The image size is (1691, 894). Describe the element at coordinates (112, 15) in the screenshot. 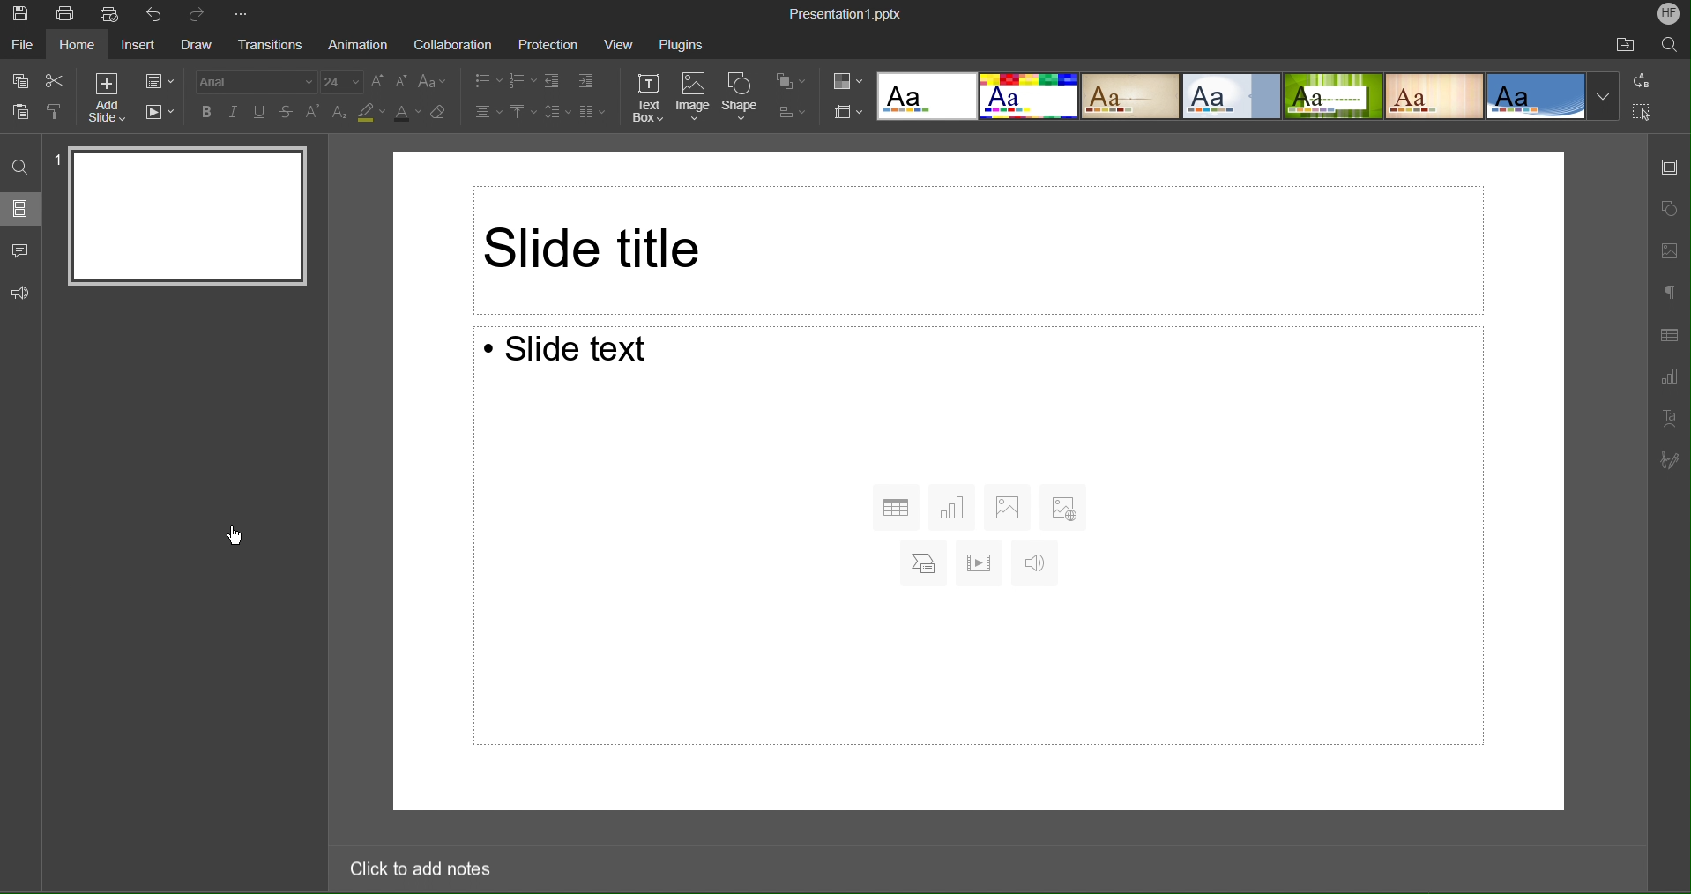

I see `Quick Print` at that location.